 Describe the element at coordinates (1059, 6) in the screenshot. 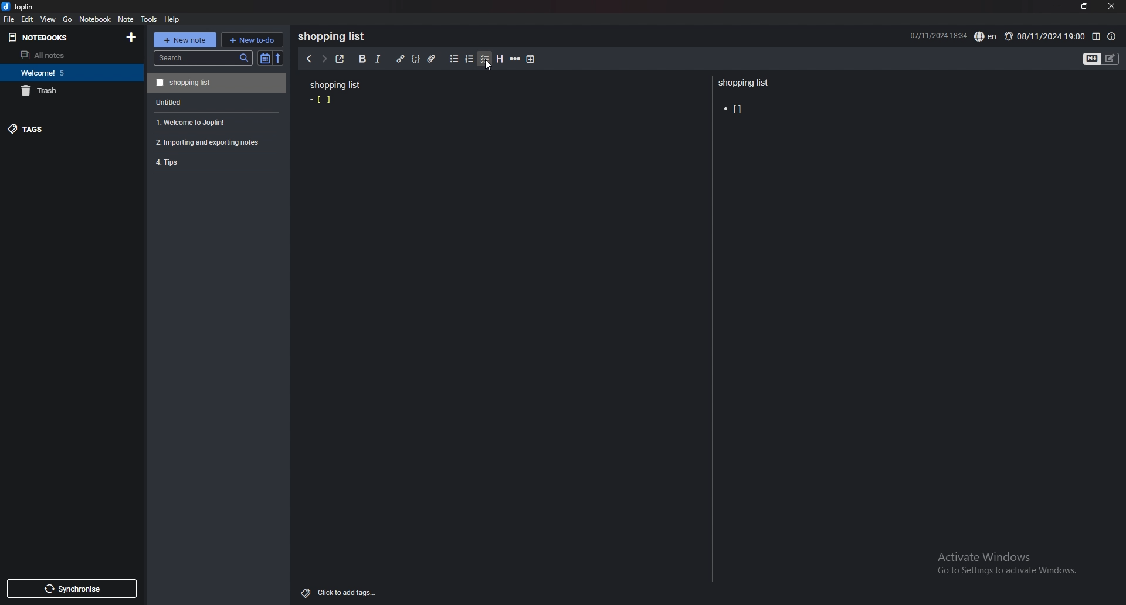

I see `minimize` at that location.